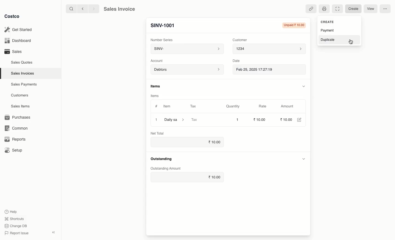  What do you see at coordinates (19, 95) in the screenshot?
I see `Customers` at bounding box center [19, 95].